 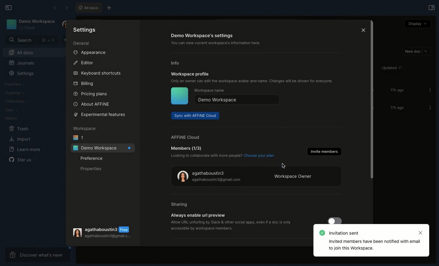 What do you see at coordinates (22, 63) in the screenshot?
I see `Journals` at bounding box center [22, 63].